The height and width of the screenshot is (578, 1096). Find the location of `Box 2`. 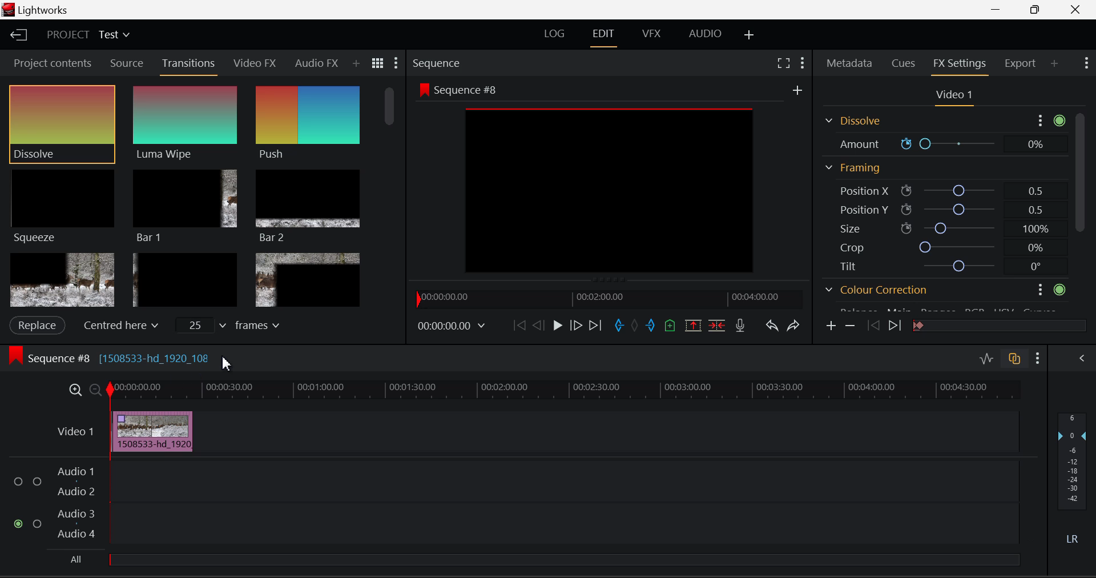

Box 2 is located at coordinates (184, 278).